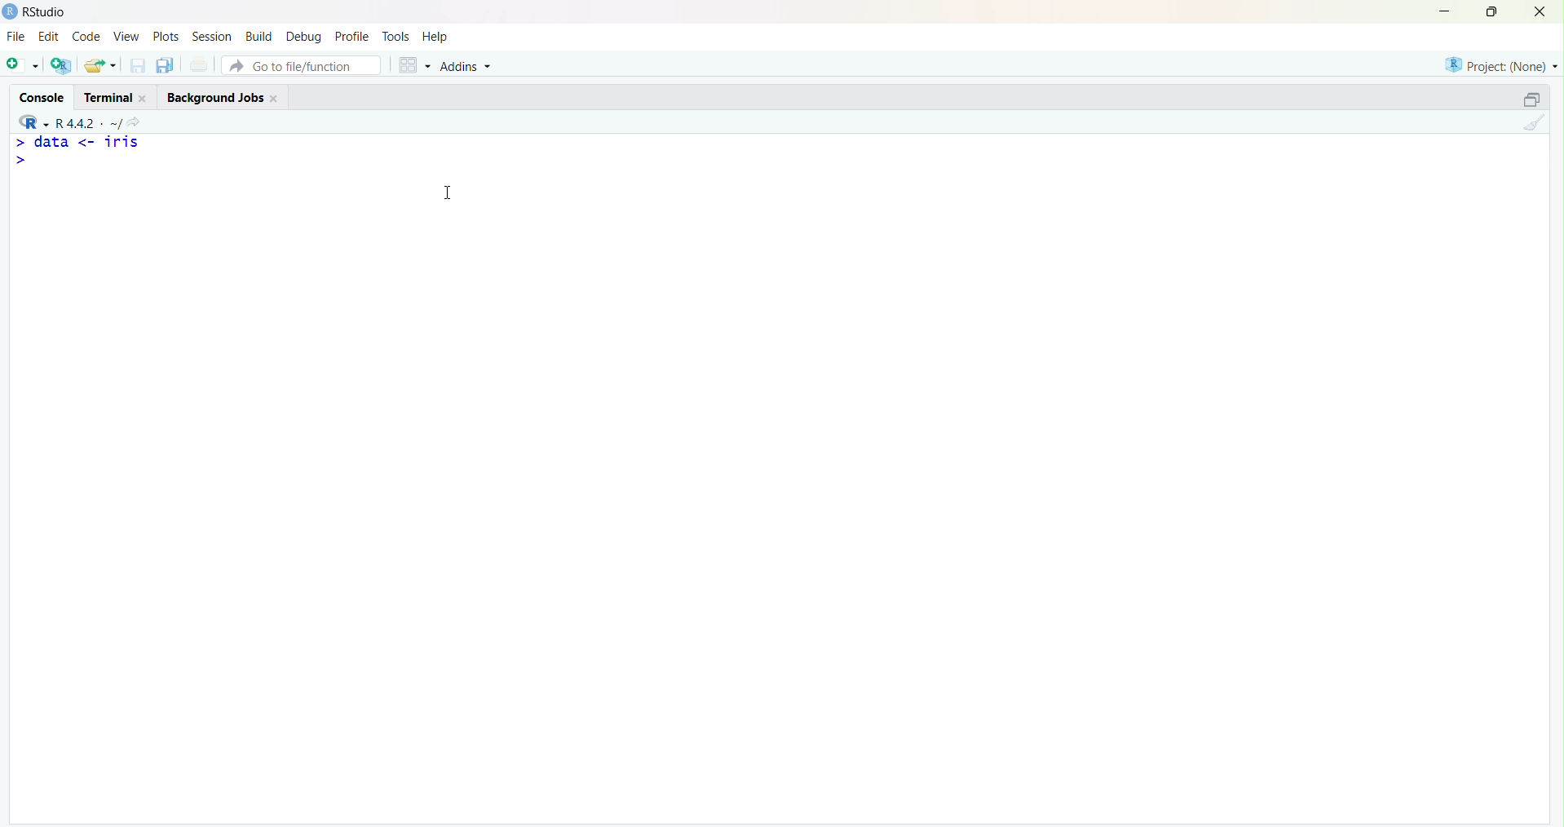 The width and height of the screenshot is (1564, 827). I want to click on Build, so click(261, 35).